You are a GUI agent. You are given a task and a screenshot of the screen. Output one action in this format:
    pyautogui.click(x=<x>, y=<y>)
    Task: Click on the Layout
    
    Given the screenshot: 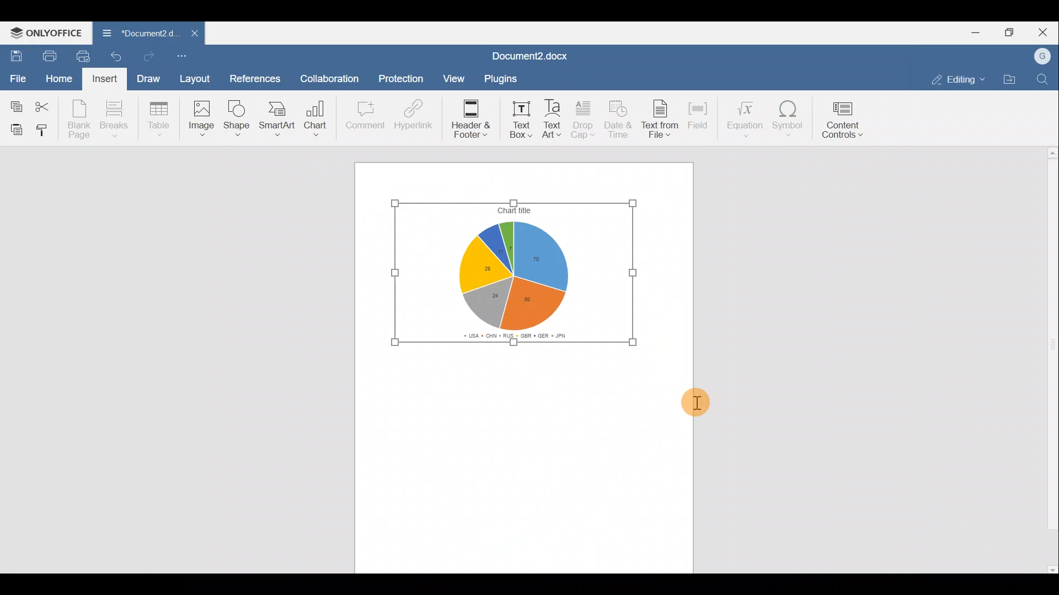 What is the action you would take?
    pyautogui.click(x=195, y=80)
    